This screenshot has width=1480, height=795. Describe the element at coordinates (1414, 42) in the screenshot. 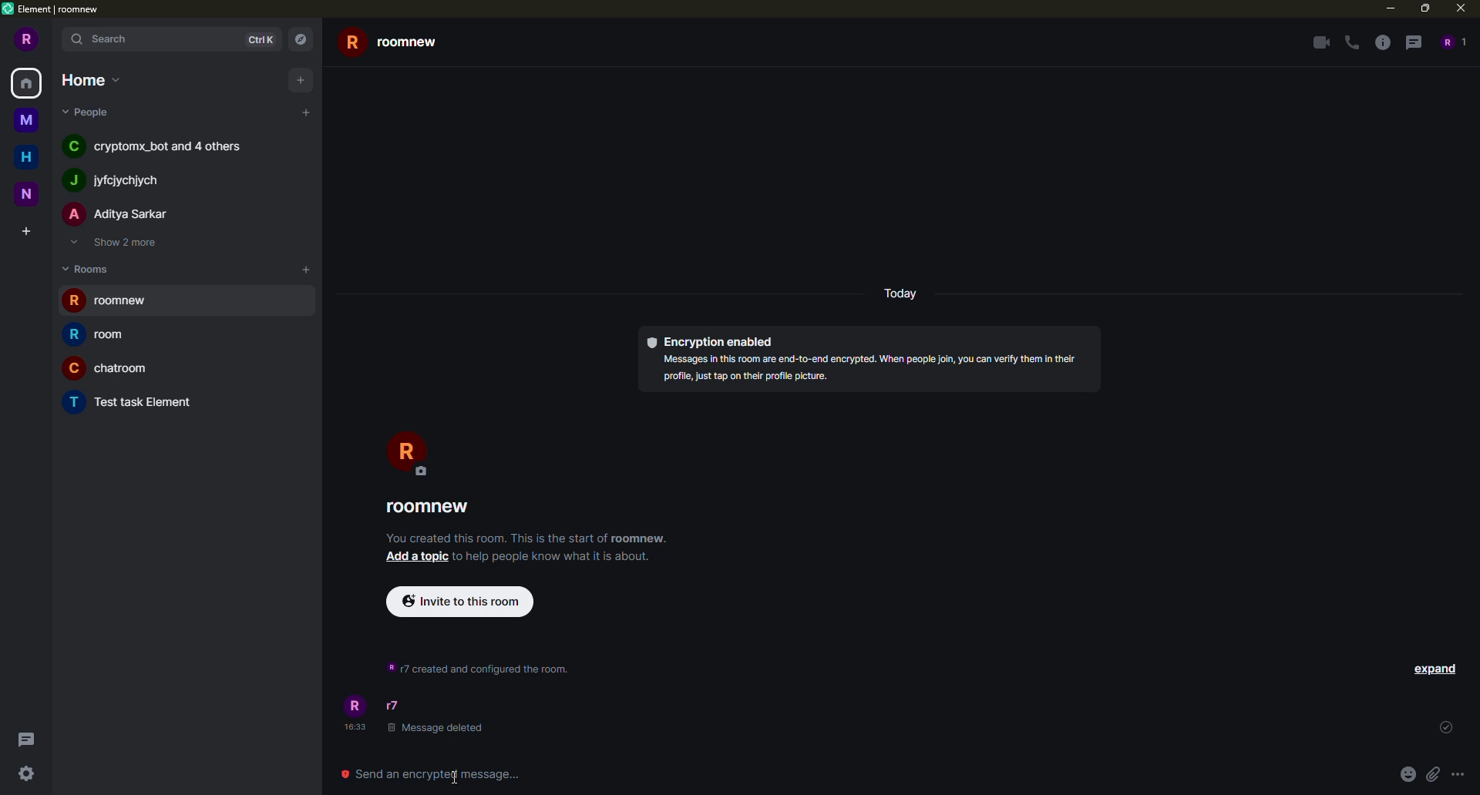

I see `threads` at that location.